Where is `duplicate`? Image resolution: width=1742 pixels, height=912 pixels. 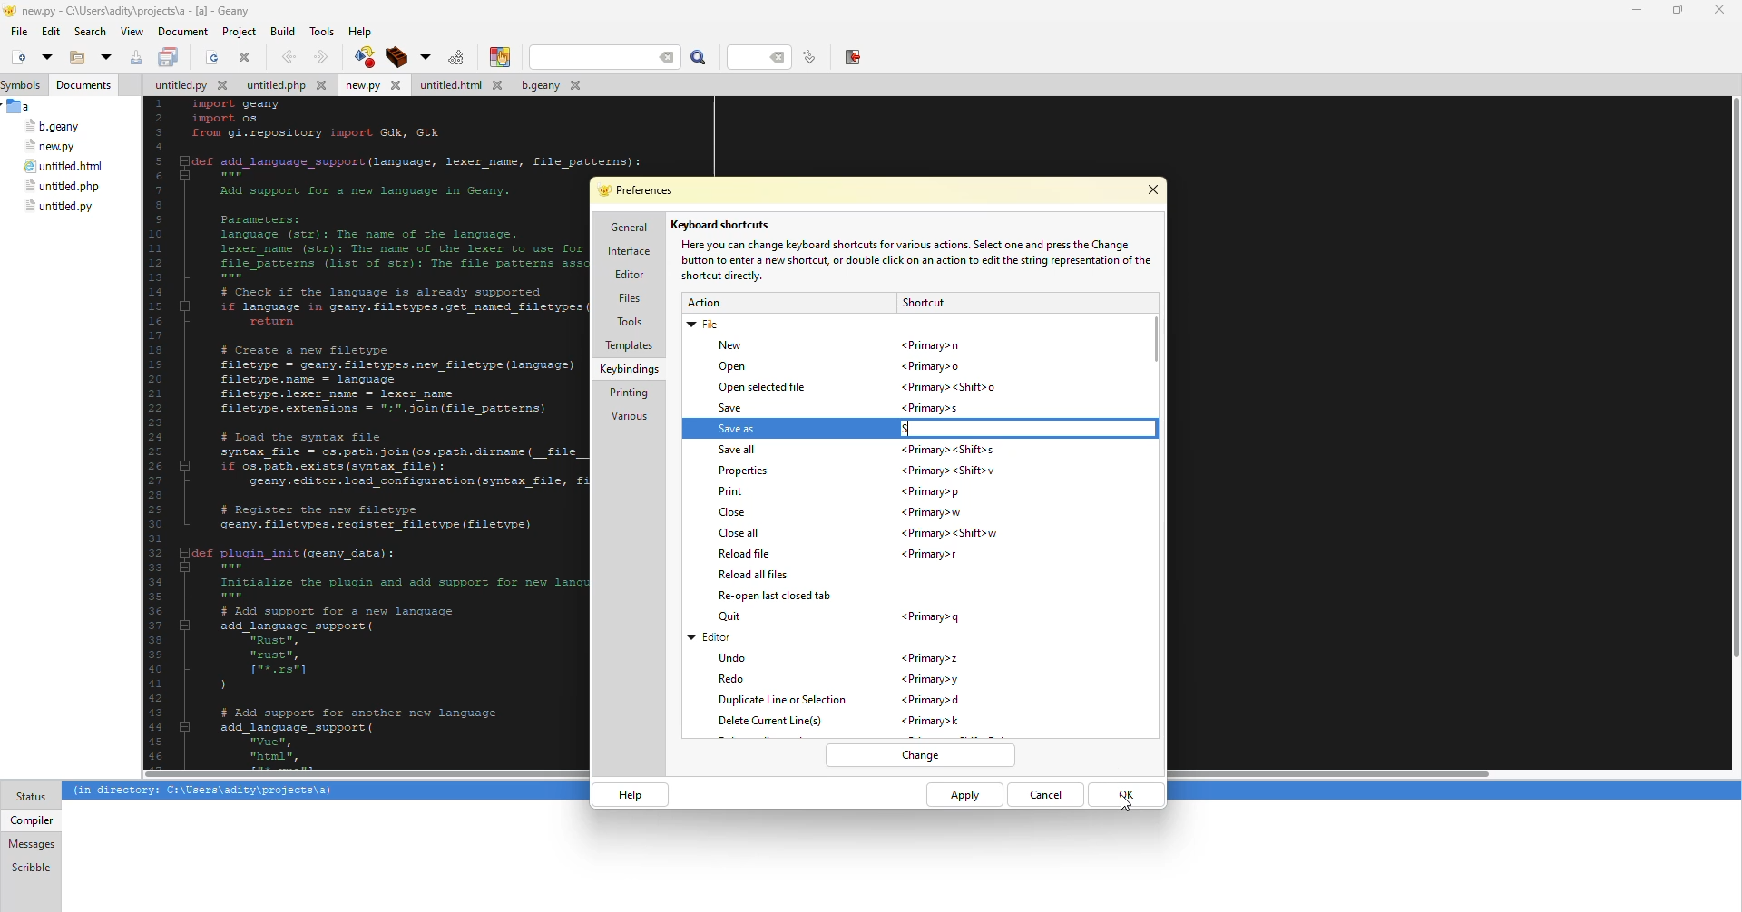
duplicate is located at coordinates (780, 701).